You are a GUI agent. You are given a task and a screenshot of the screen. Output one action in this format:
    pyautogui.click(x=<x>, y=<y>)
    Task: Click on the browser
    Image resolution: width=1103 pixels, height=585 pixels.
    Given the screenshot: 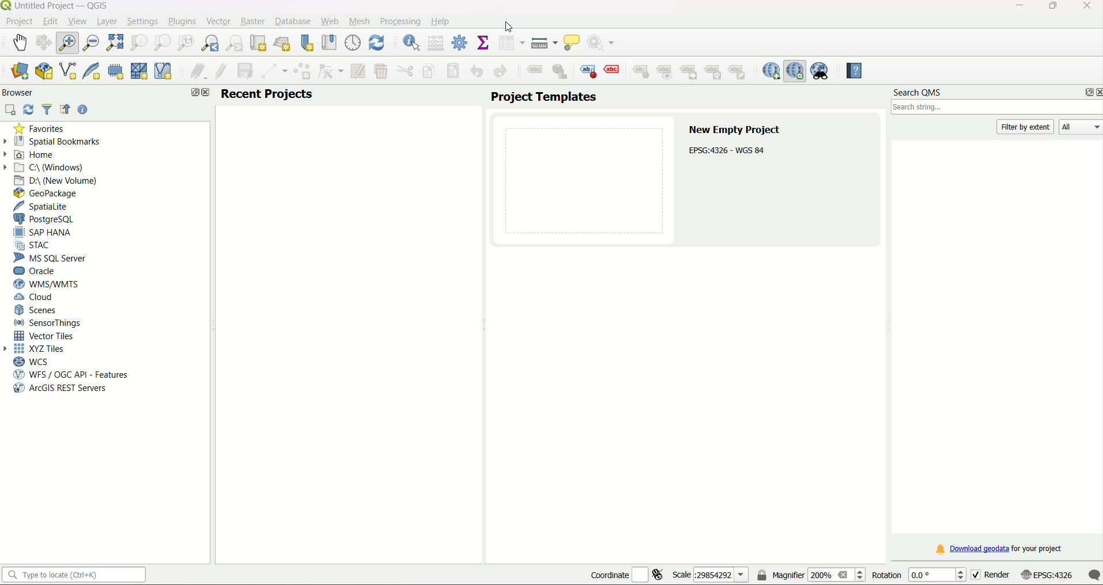 What is the action you would take?
    pyautogui.click(x=20, y=92)
    